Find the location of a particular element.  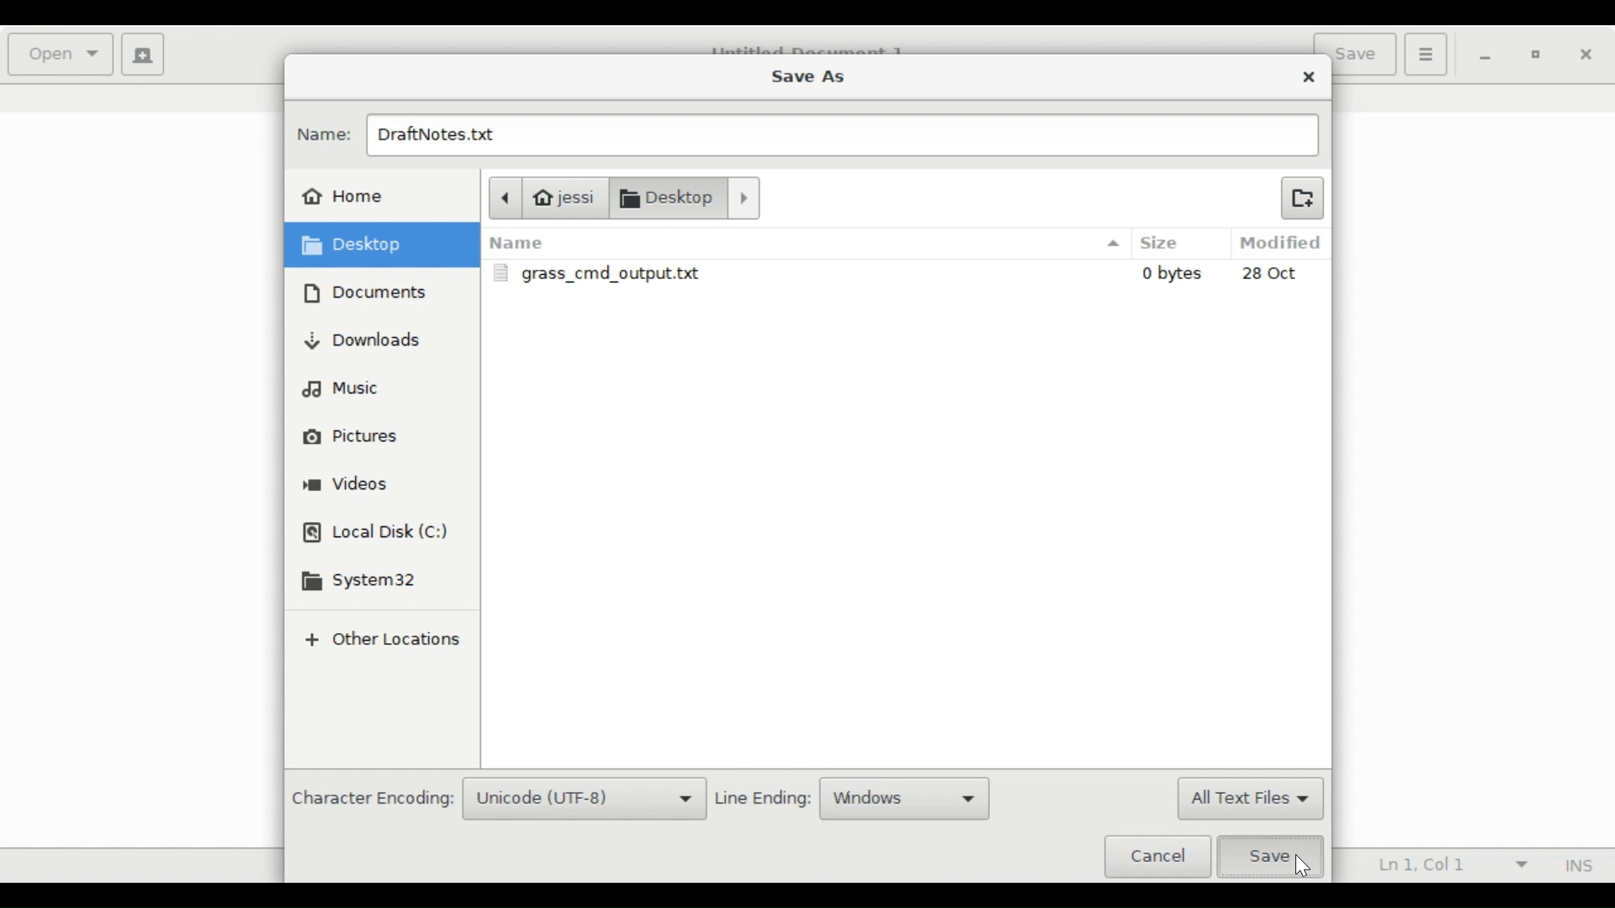

Insert Mode is located at coordinates (1575, 866).